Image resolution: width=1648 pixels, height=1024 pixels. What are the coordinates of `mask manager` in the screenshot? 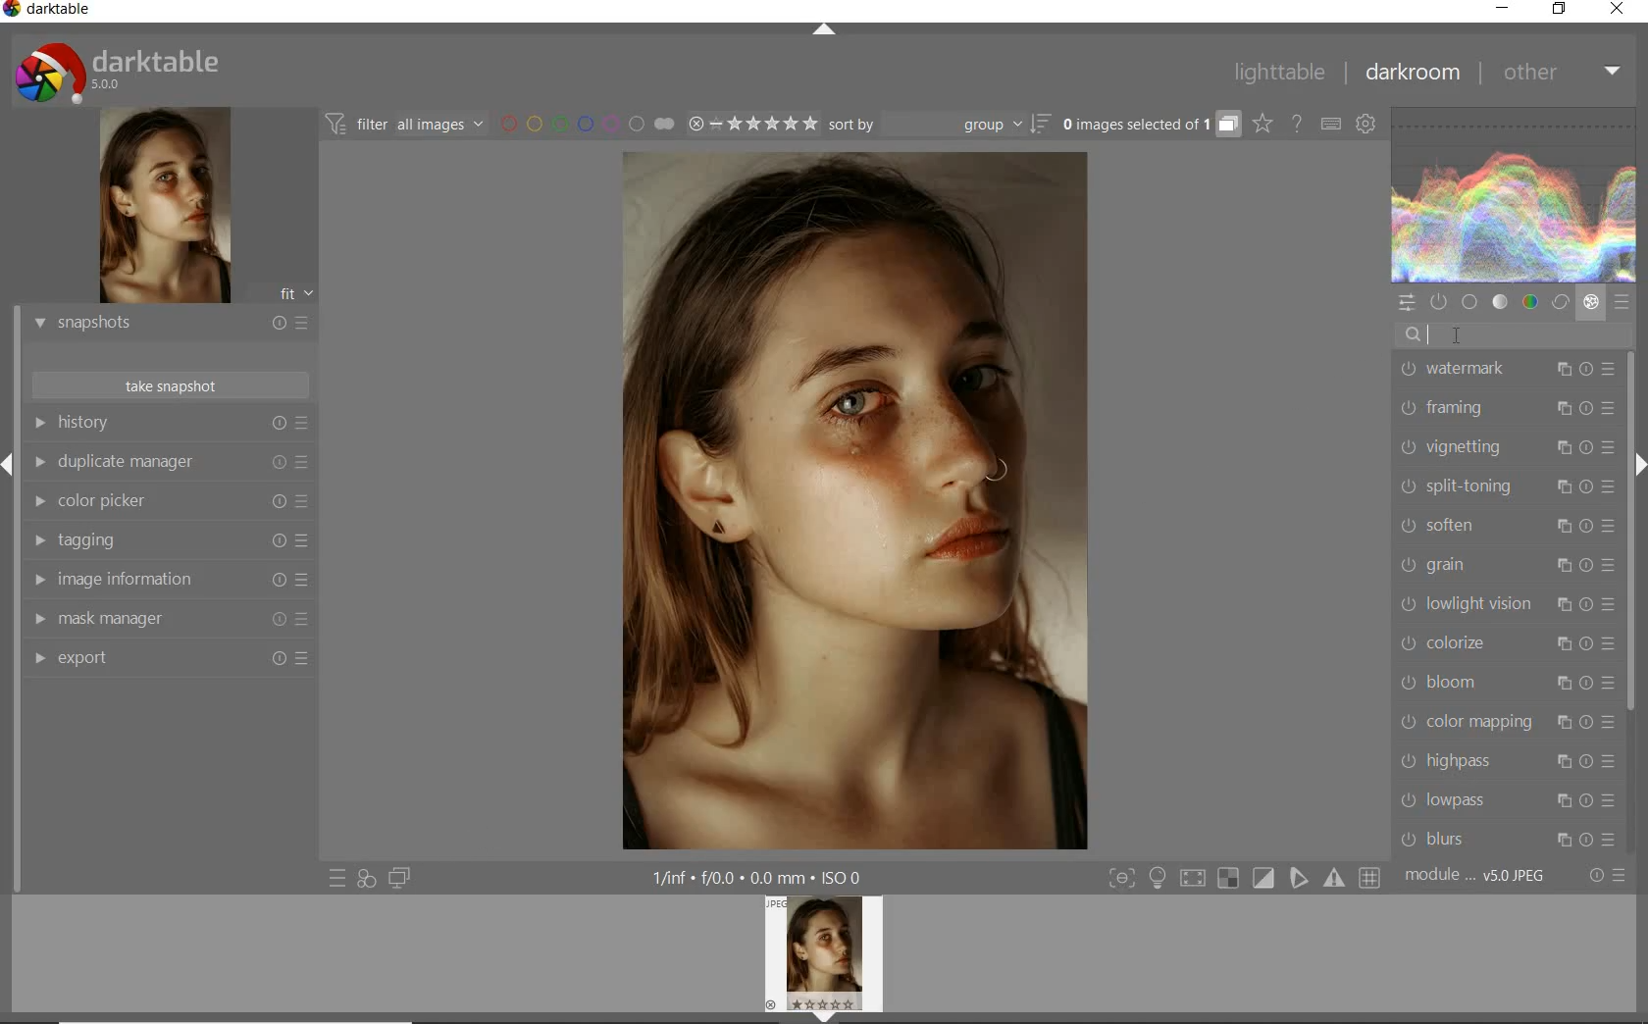 It's located at (170, 620).